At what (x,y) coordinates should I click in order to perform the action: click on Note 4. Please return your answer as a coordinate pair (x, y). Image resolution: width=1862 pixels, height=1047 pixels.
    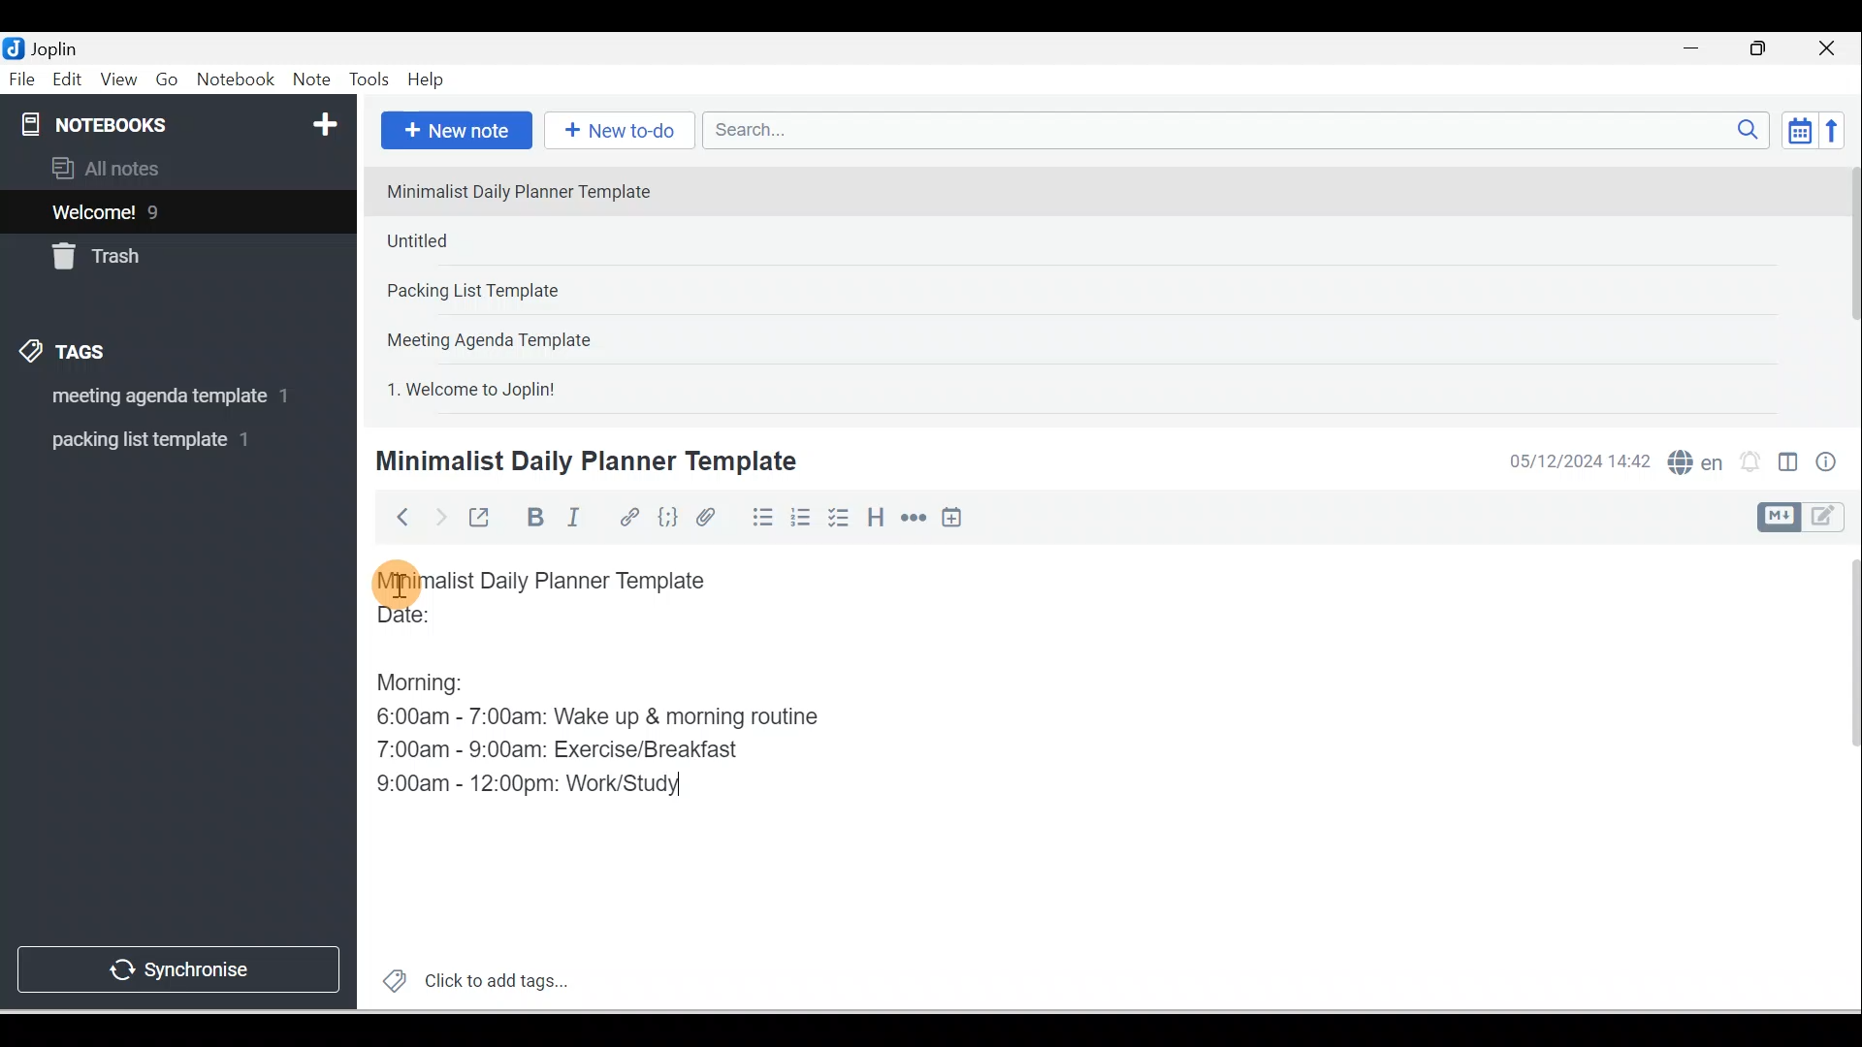
    Looking at the image, I should click on (516, 335).